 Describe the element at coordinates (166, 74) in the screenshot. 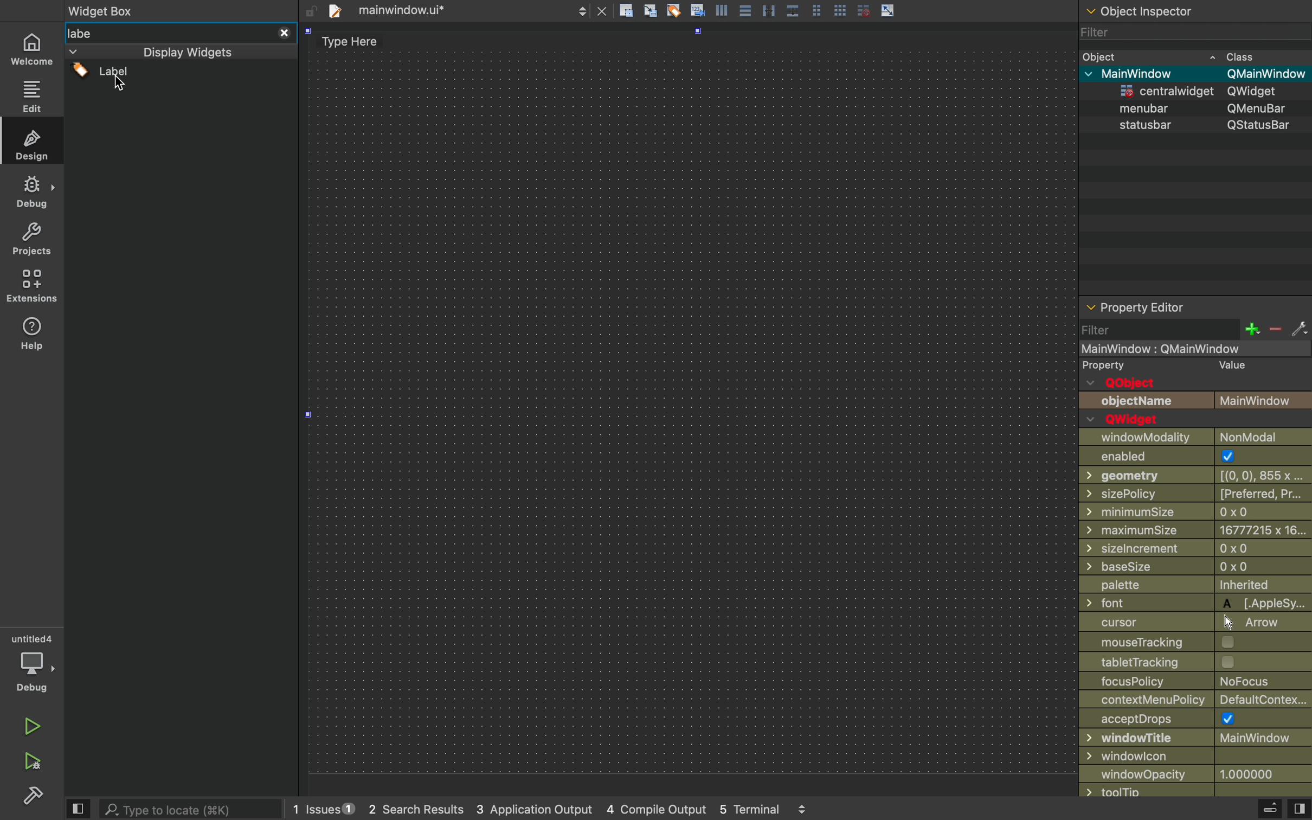

I see `filer widget` at that location.